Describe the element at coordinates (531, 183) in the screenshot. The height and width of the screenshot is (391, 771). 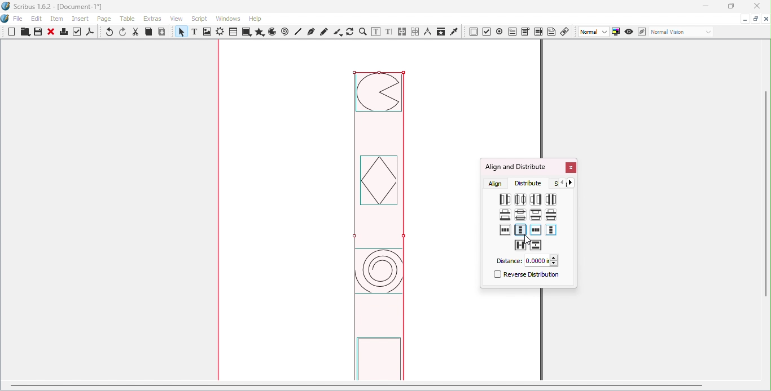
I see `Distribute` at that location.